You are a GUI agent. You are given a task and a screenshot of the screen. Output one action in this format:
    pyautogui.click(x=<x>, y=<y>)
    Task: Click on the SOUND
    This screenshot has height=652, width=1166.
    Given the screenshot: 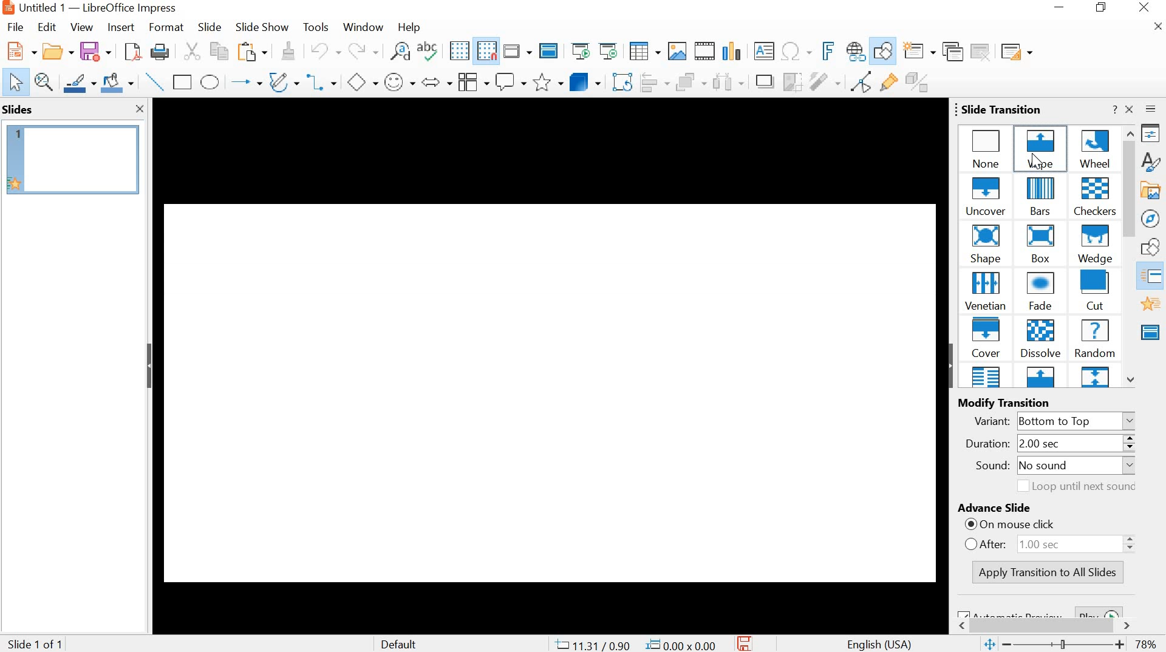 What is the action you would take?
    pyautogui.click(x=1050, y=467)
    